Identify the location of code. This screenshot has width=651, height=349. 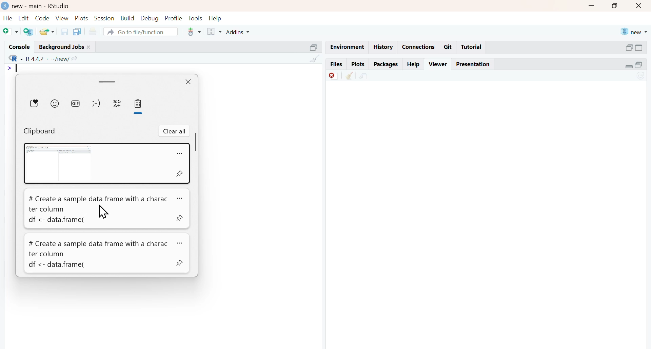
(42, 18).